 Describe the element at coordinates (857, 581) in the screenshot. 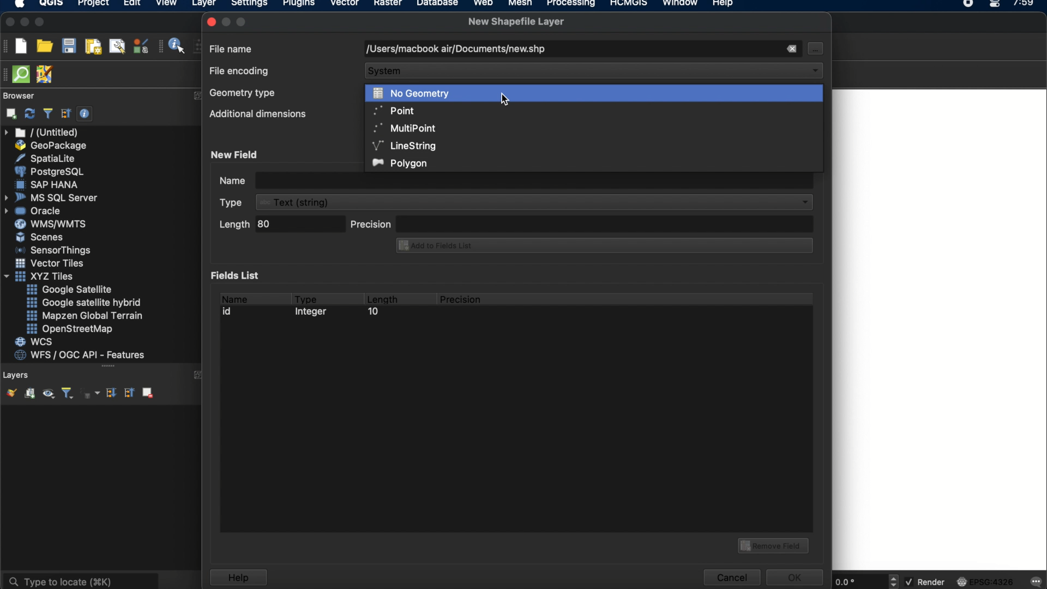

I see `degree` at that location.